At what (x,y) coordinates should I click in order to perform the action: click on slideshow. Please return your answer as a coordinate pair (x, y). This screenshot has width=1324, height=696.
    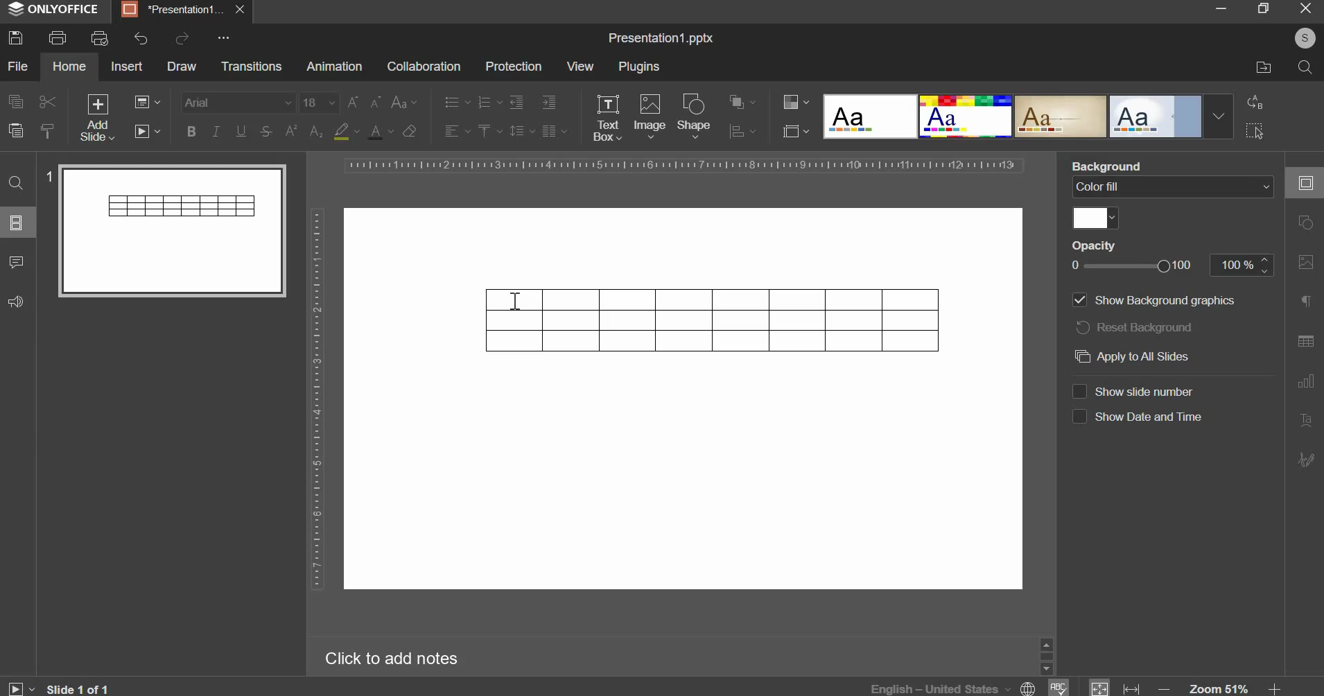
    Looking at the image, I should click on (148, 130).